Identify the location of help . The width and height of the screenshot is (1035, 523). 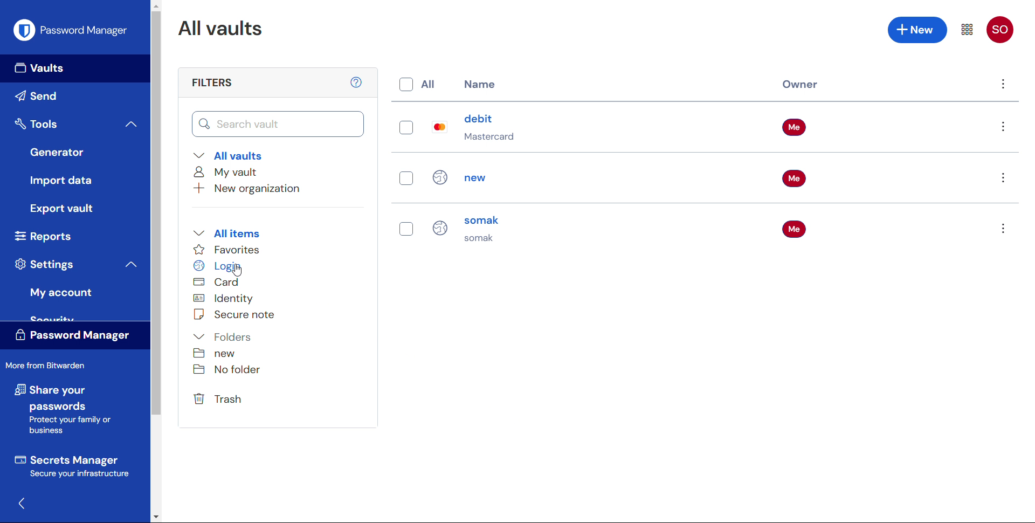
(357, 82).